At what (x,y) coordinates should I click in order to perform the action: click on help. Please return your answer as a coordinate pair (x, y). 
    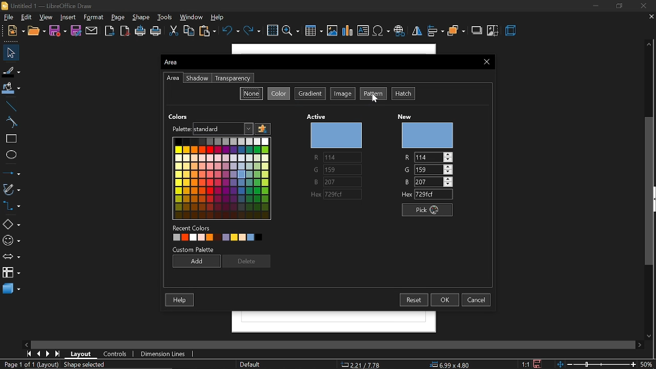
    Looking at the image, I should click on (219, 17).